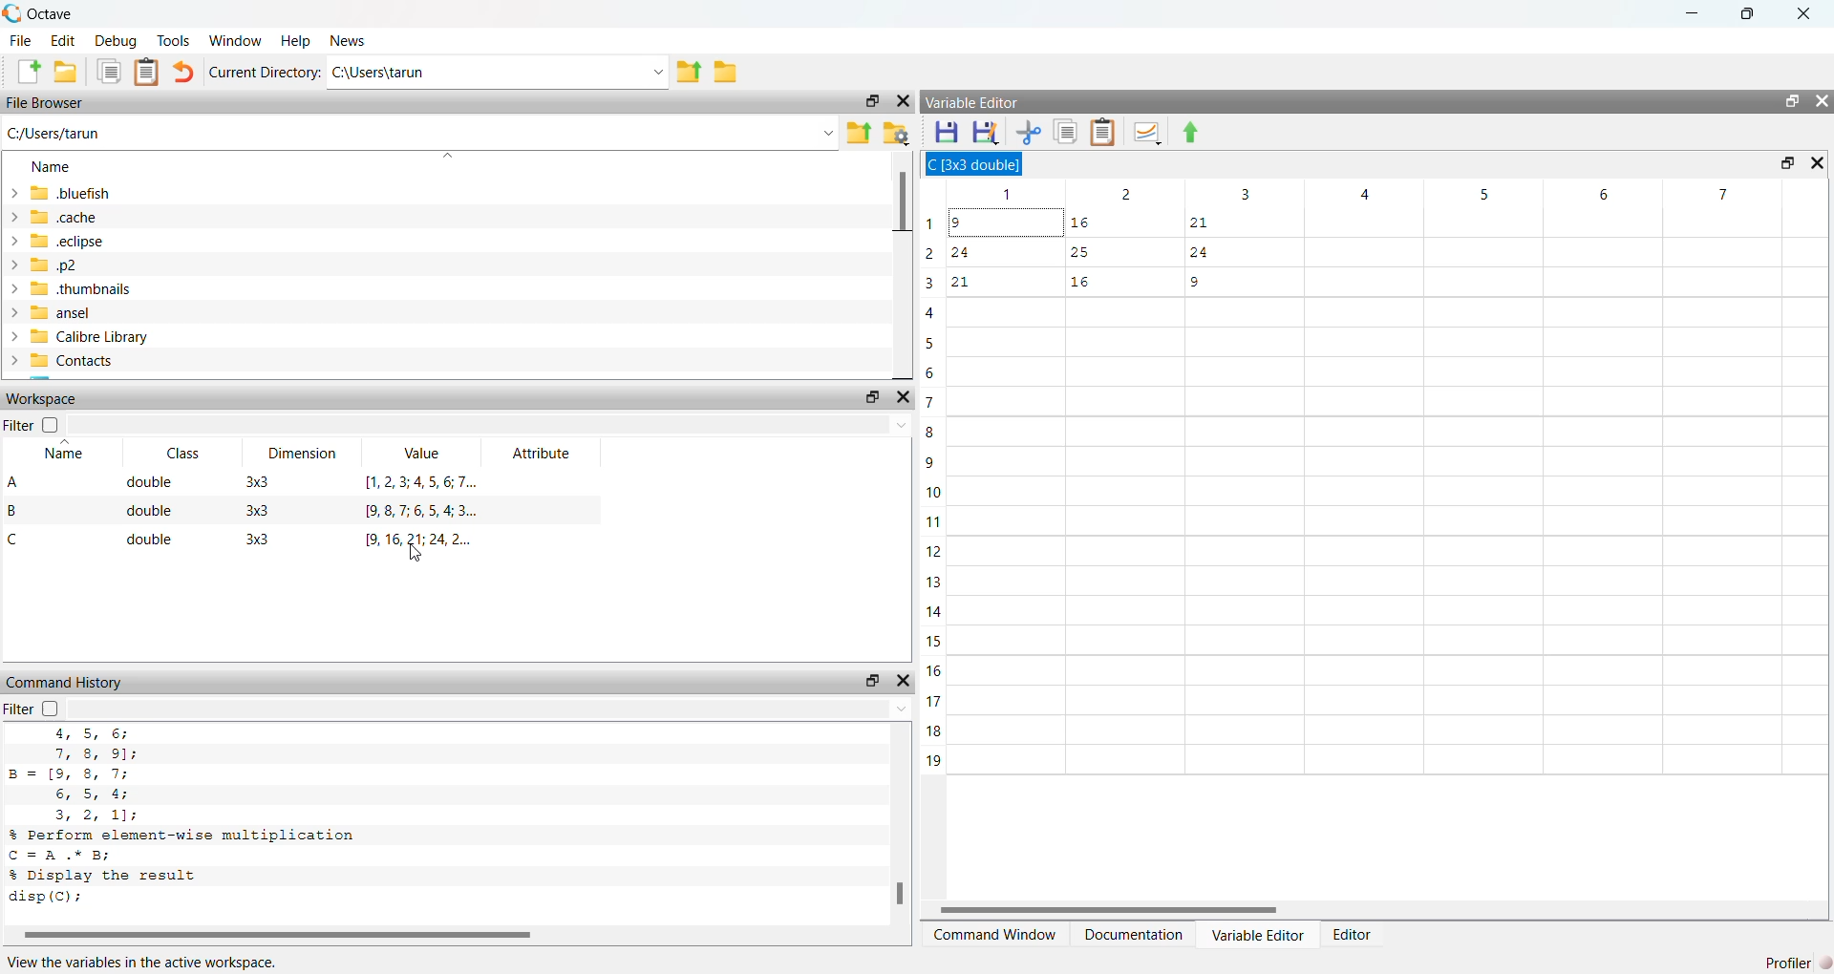 The image size is (1834, 974). What do you see at coordinates (109, 875) in the screenshot?
I see `% Display the result` at bounding box center [109, 875].